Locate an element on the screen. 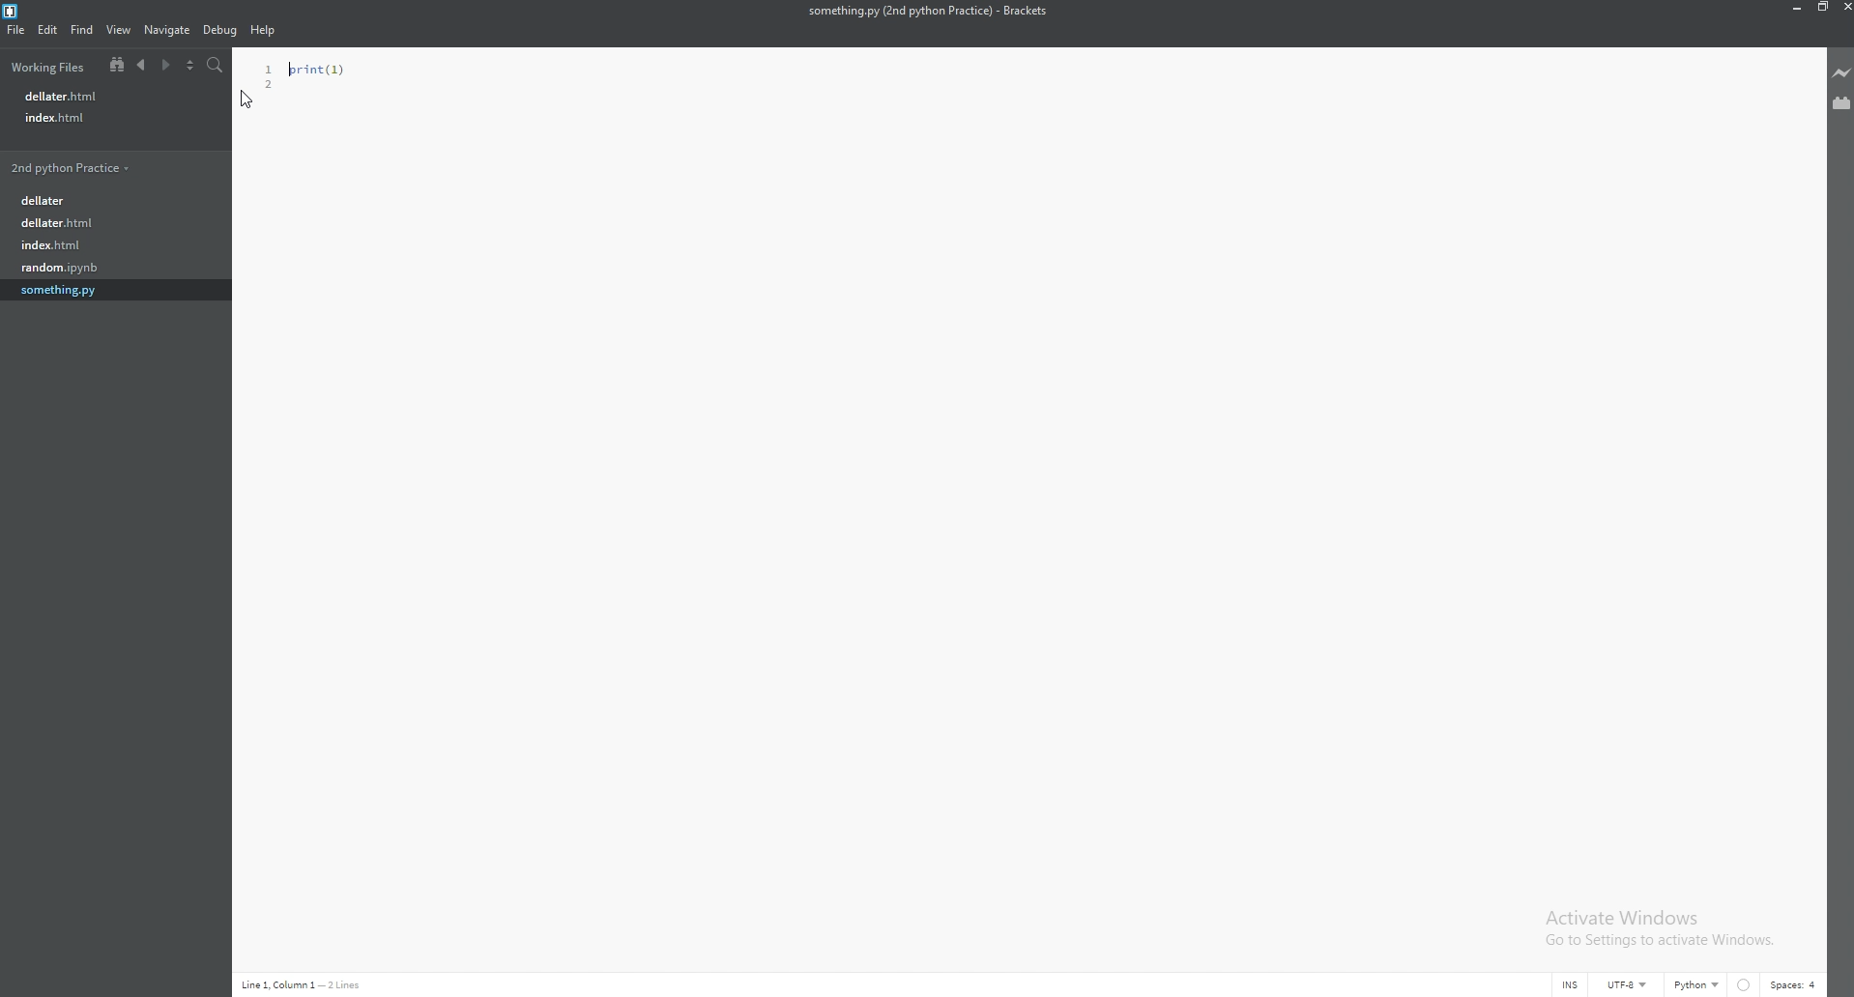 The height and width of the screenshot is (997, 1854). linter is located at coordinates (1748, 984).